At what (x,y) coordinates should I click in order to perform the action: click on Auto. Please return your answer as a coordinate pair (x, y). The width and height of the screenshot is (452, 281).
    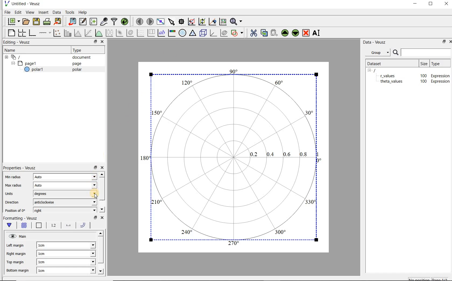
    Looking at the image, I should click on (45, 178).